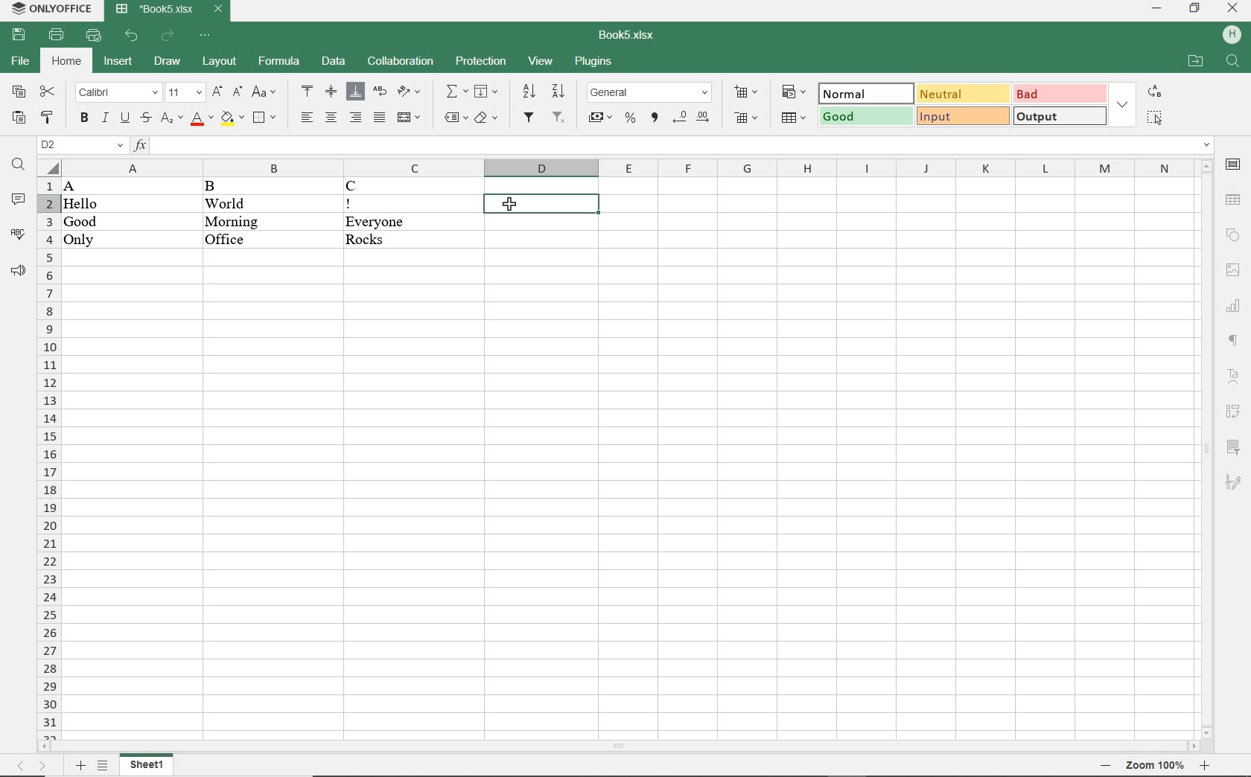 The height and width of the screenshot is (777, 1251). I want to click on CHANGE DECIMAL, so click(693, 117).